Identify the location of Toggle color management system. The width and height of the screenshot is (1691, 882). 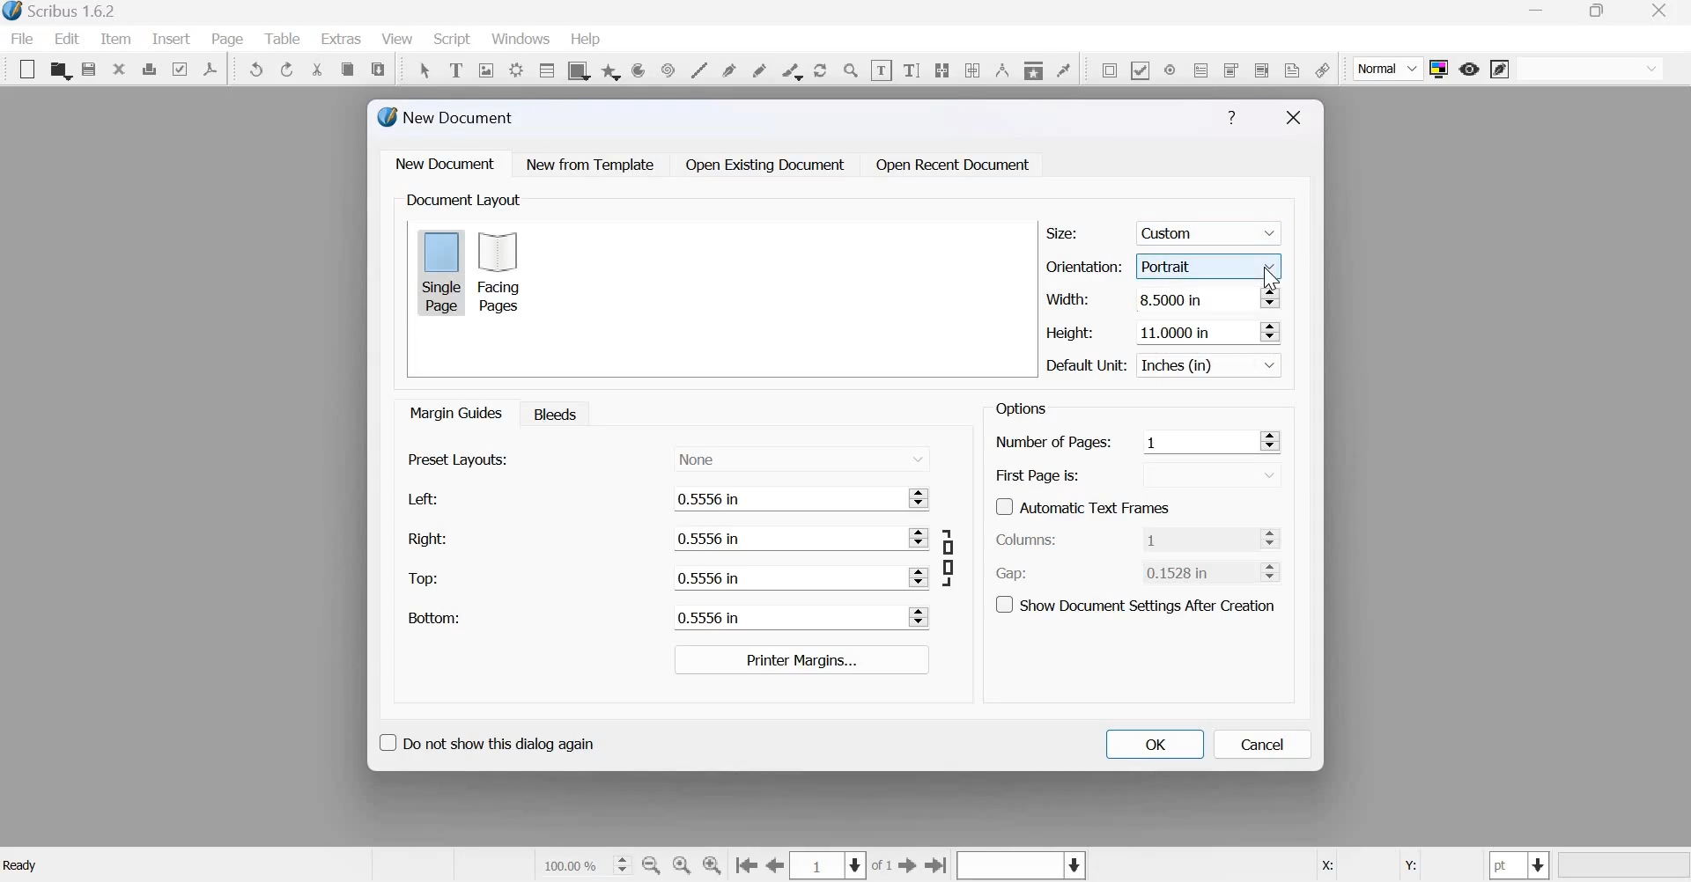
(1439, 69).